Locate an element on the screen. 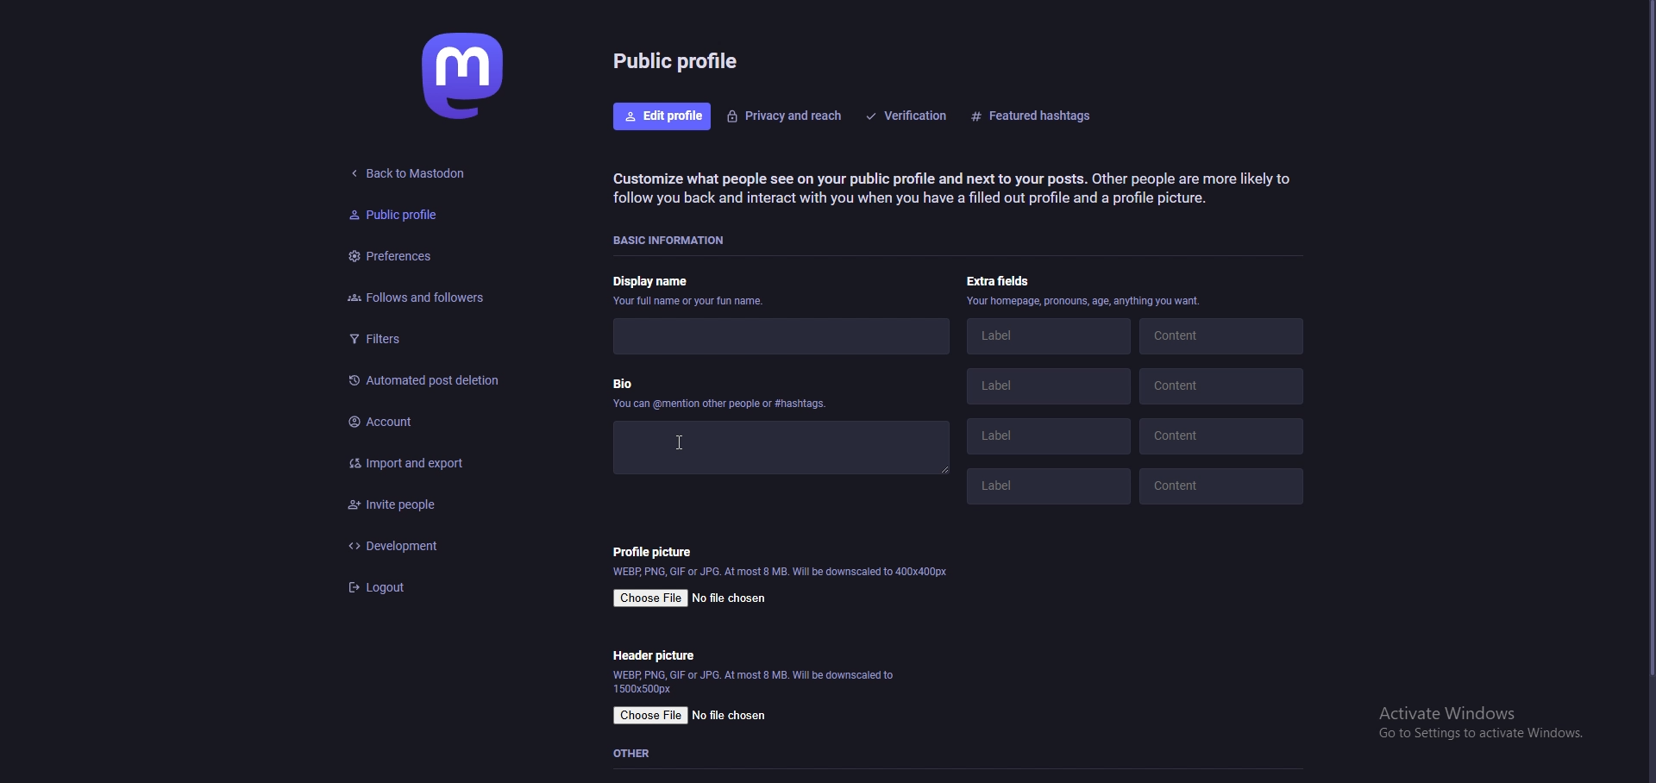  Ibeam cursor is located at coordinates (672, 442).